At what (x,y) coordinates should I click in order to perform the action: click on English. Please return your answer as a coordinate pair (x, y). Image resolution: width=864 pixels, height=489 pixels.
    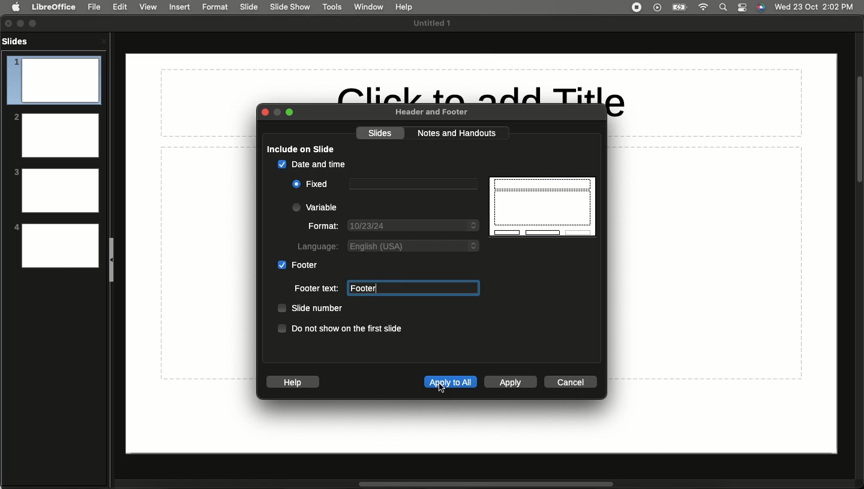
    Looking at the image, I should click on (414, 245).